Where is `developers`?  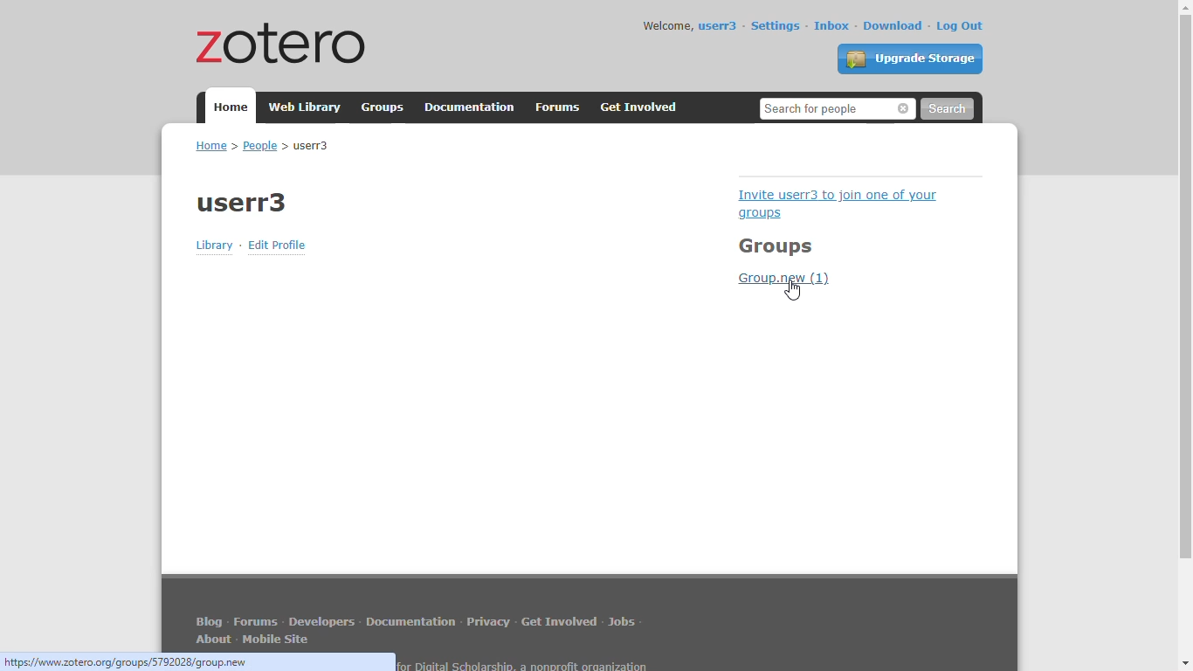 developers is located at coordinates (321, 621).